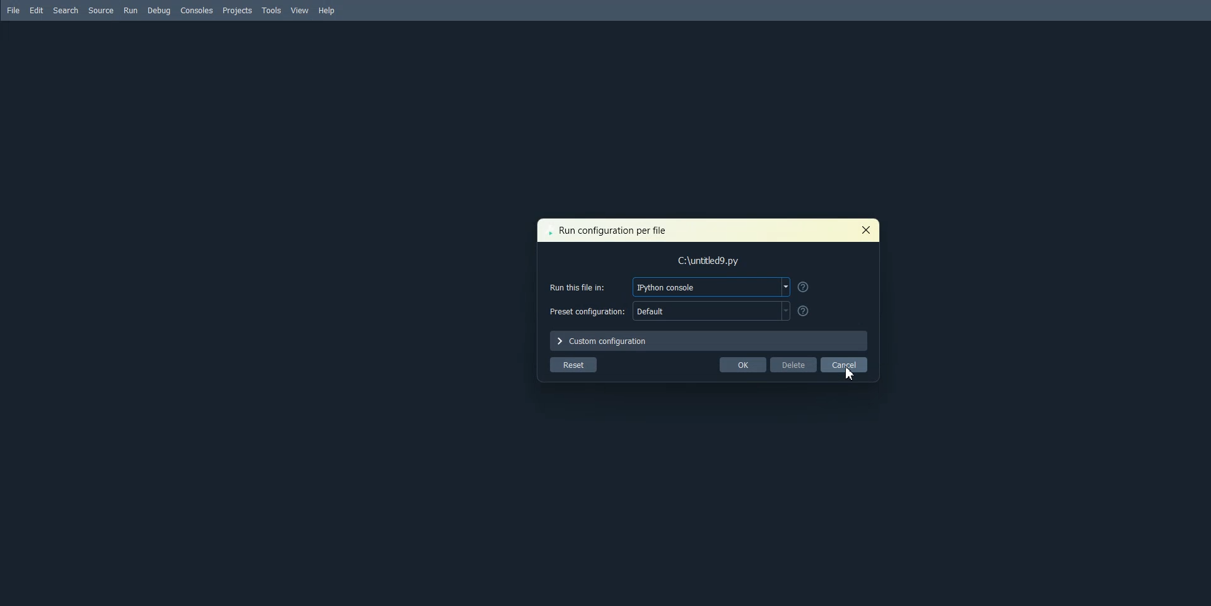  I want to click on Preset configuration, so click(587, 310).